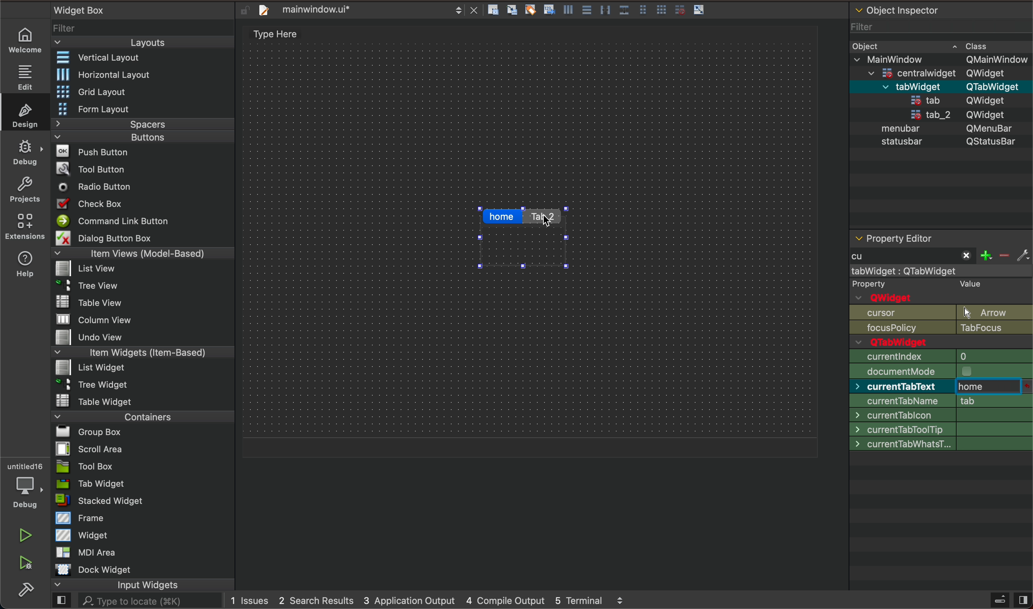 Image resolution: width=1033 pixels, height=609 pixels. I want to click on design, so click(25, 113).